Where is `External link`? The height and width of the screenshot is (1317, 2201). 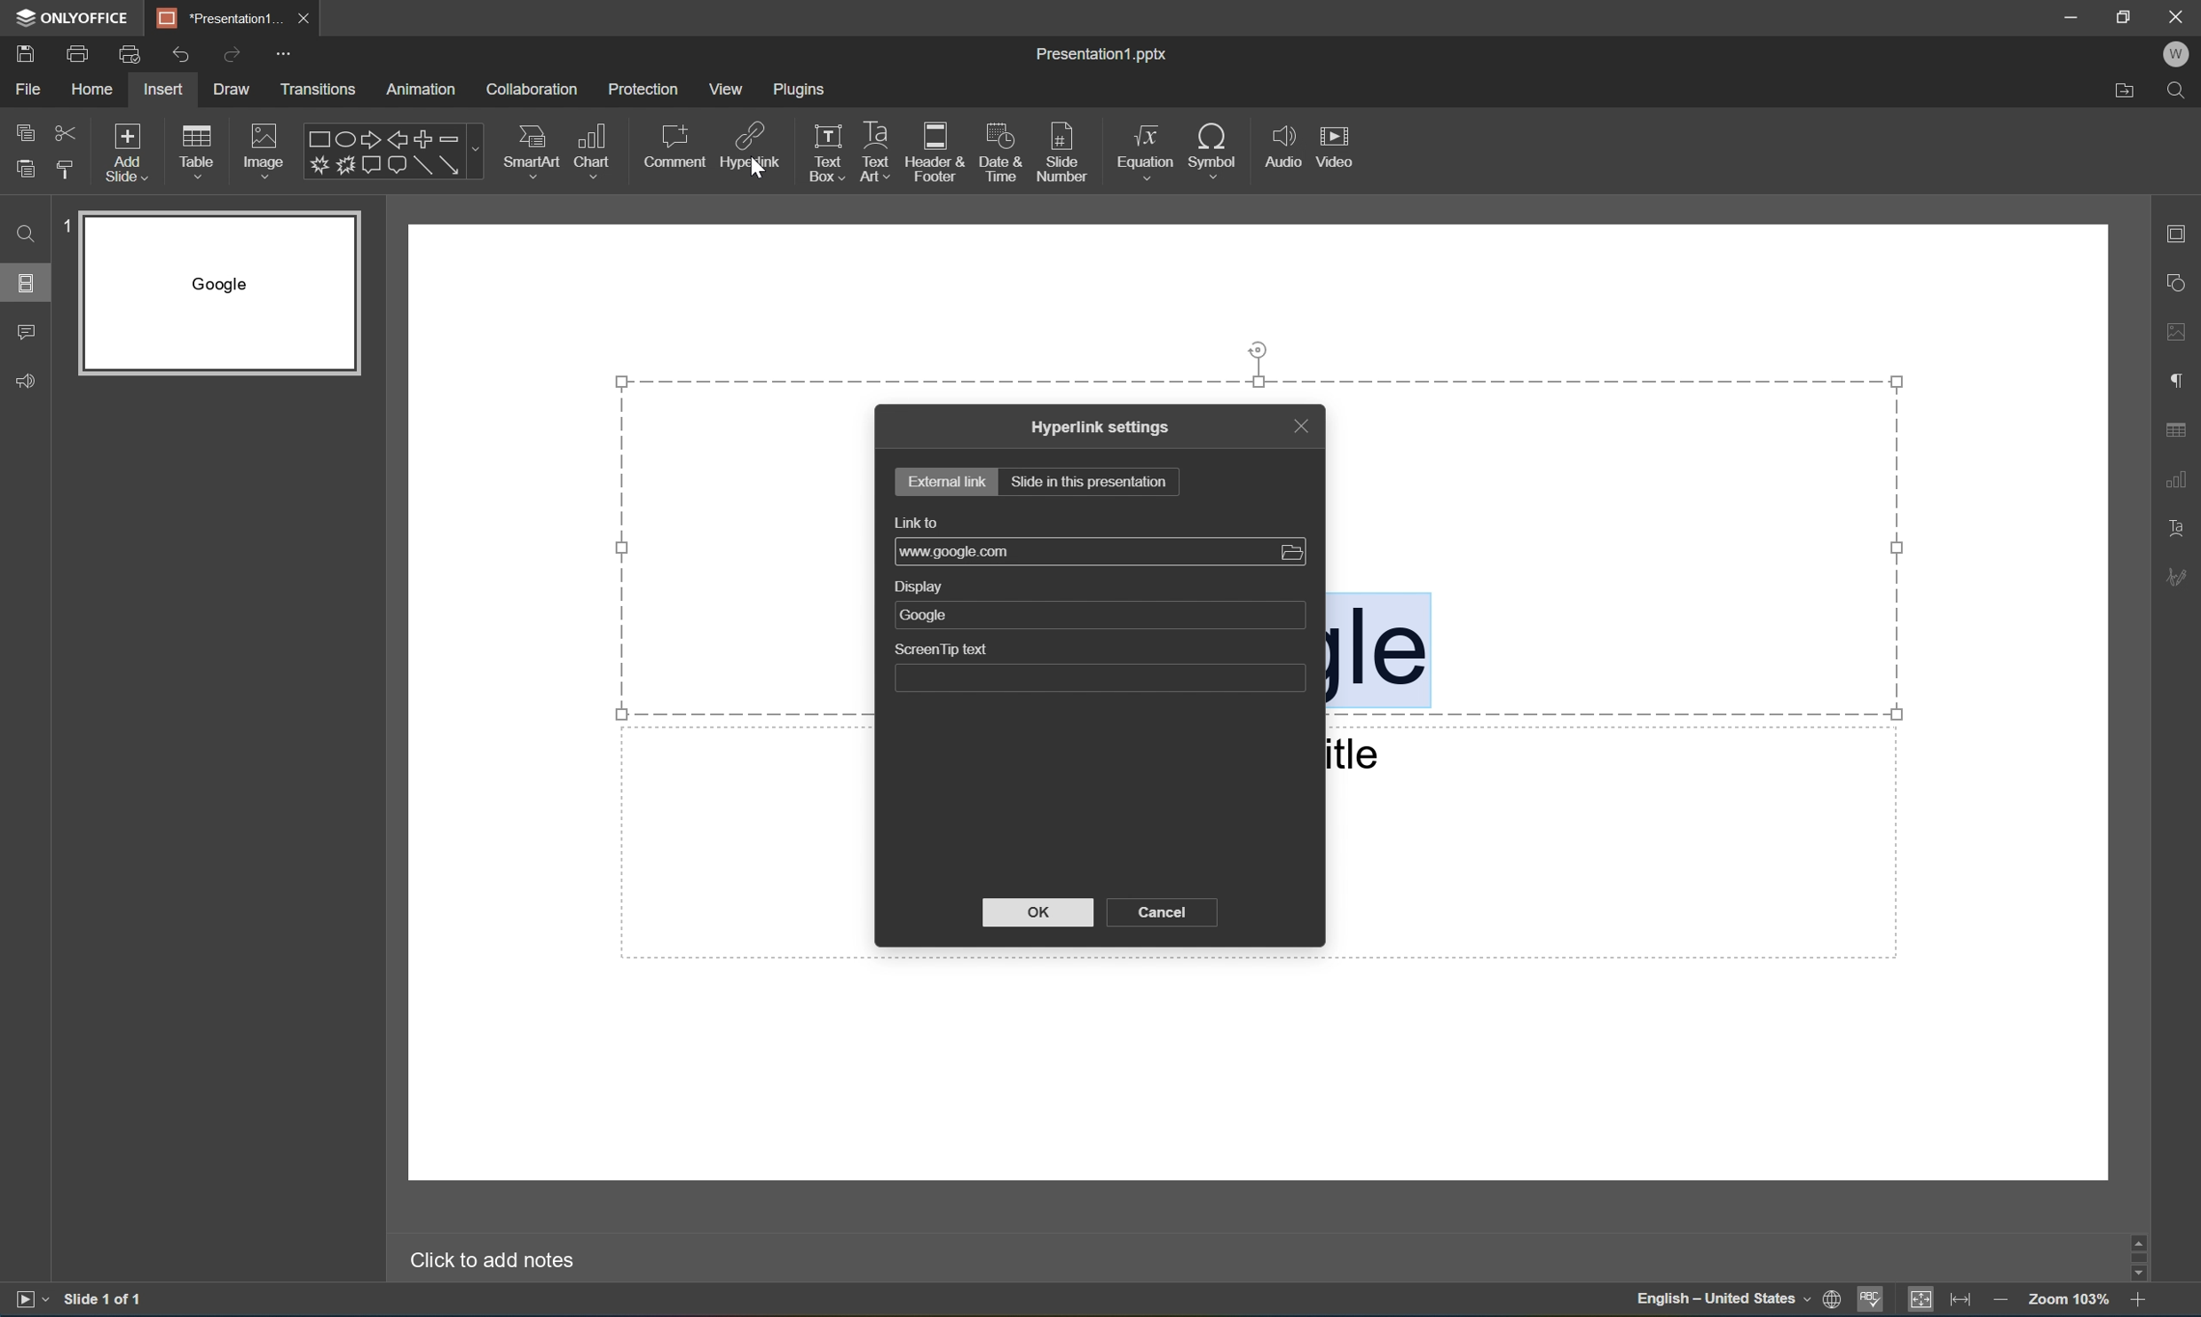 External link is located at coordinates (949, 479).